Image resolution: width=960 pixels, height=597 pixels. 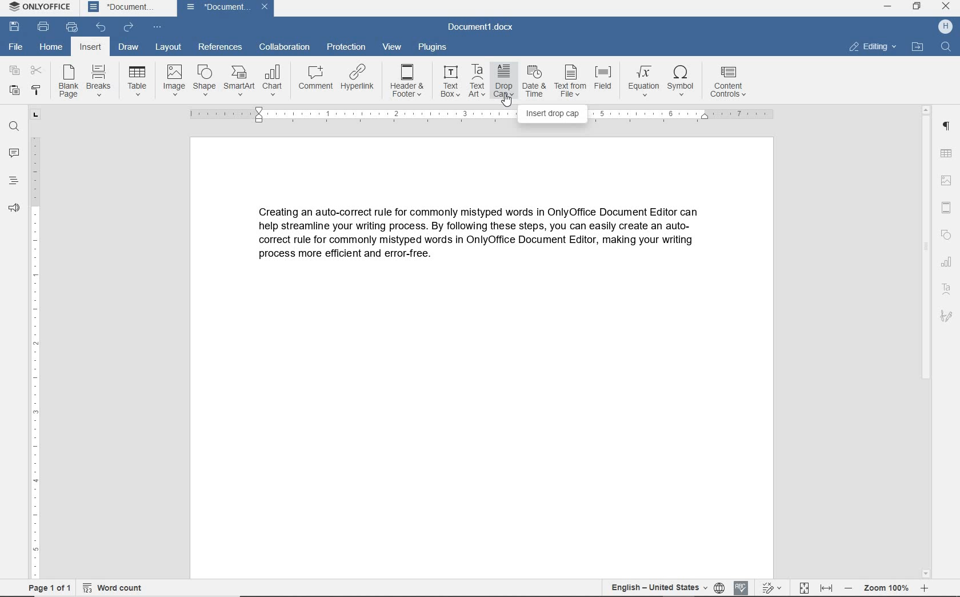 What do you see at coordinates (947, 262) in the screenshot?
I see `chart` at bounding box center [947, 262].